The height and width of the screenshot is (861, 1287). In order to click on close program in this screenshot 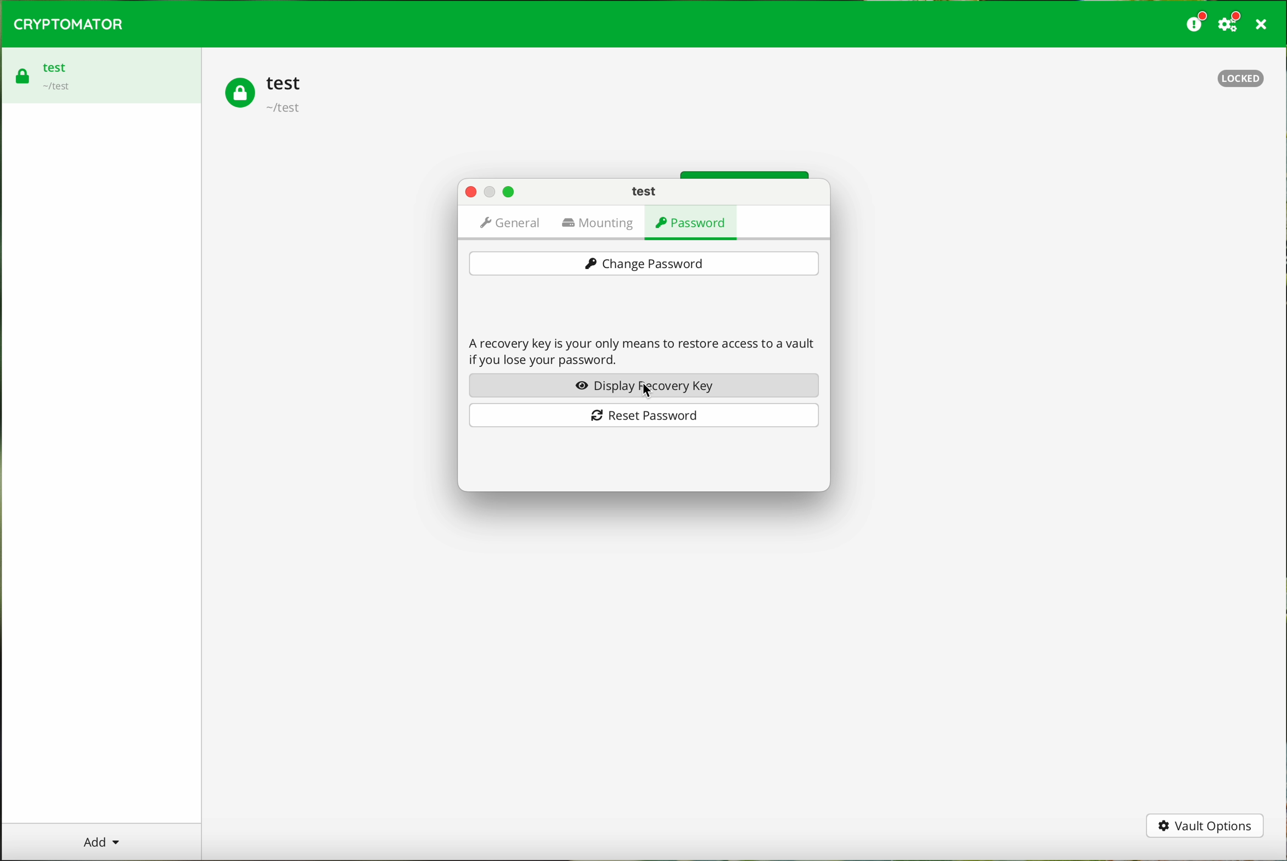, I will do `click(1264, 24)`.